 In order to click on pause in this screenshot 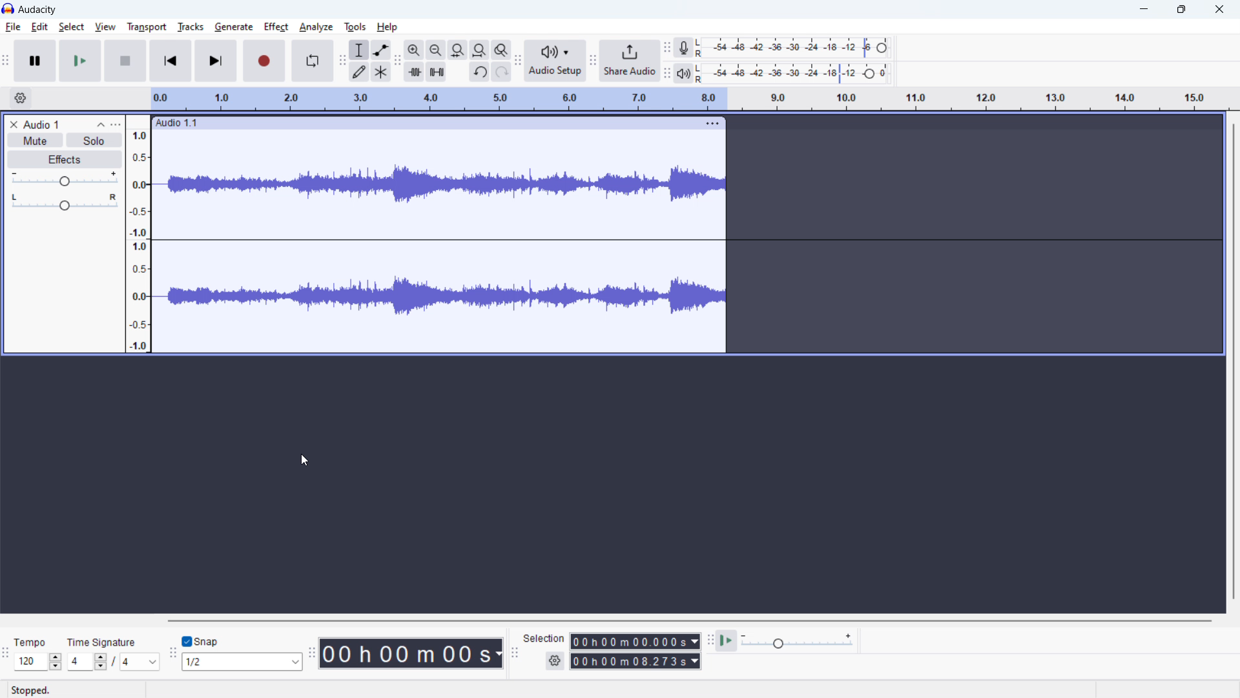, I will do `click(35, 61)`.